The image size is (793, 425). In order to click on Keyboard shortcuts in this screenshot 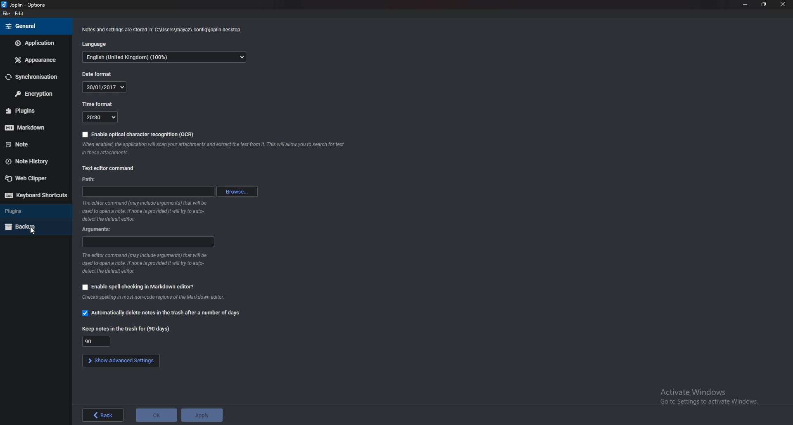, I will do `click(36, 195)`.